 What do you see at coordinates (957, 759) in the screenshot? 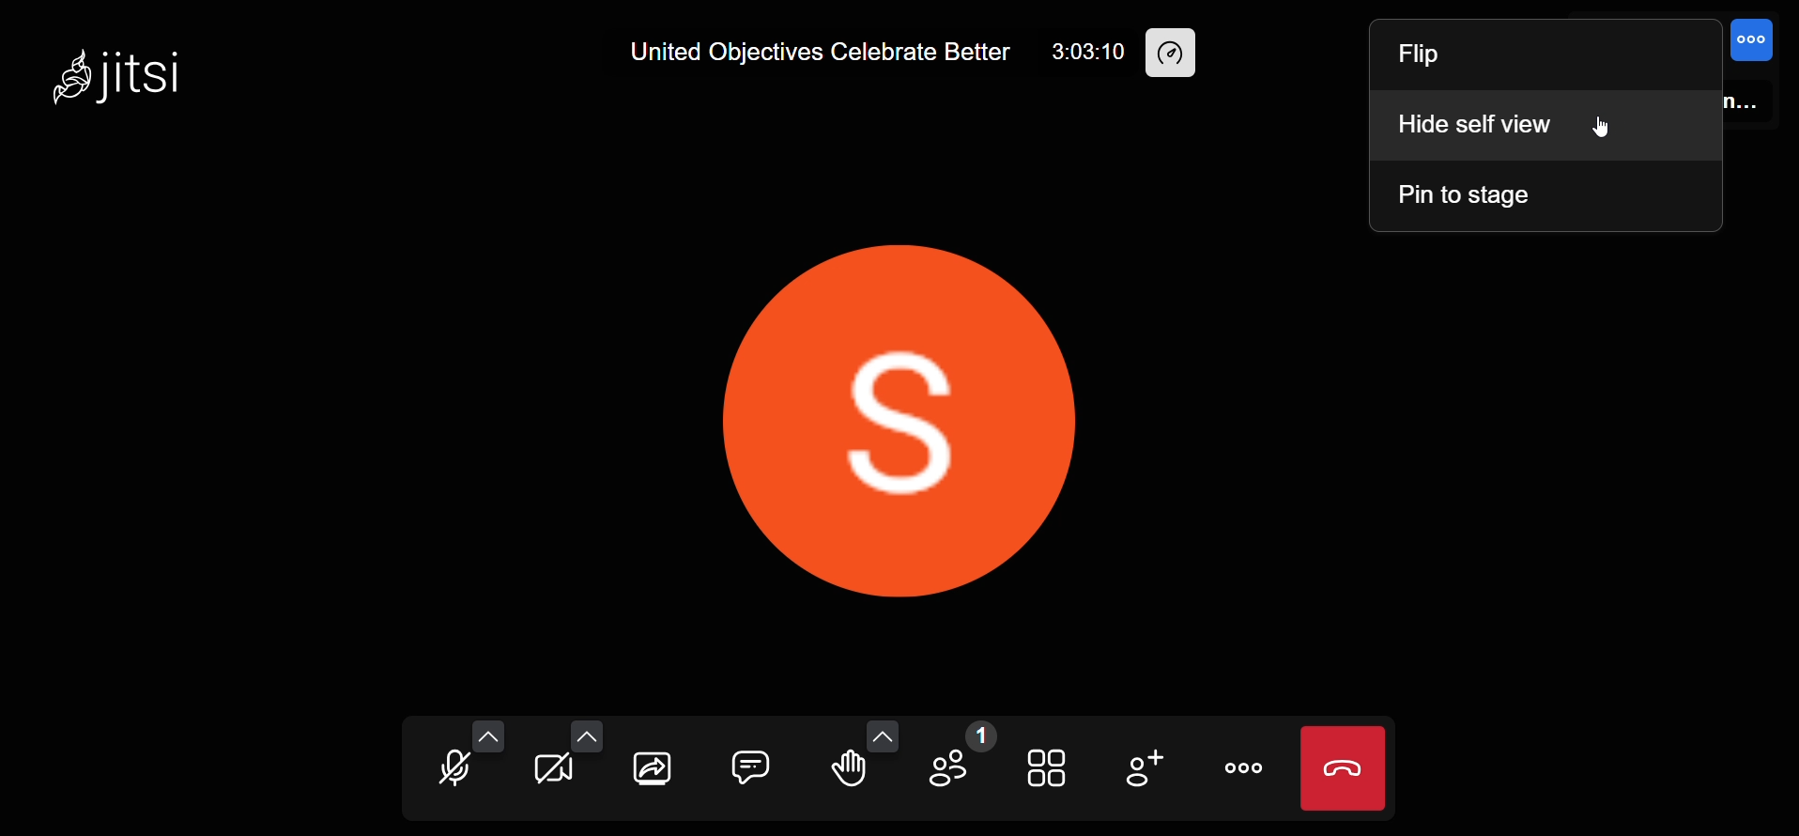
I see `participants` at bounding box center [957, 759].